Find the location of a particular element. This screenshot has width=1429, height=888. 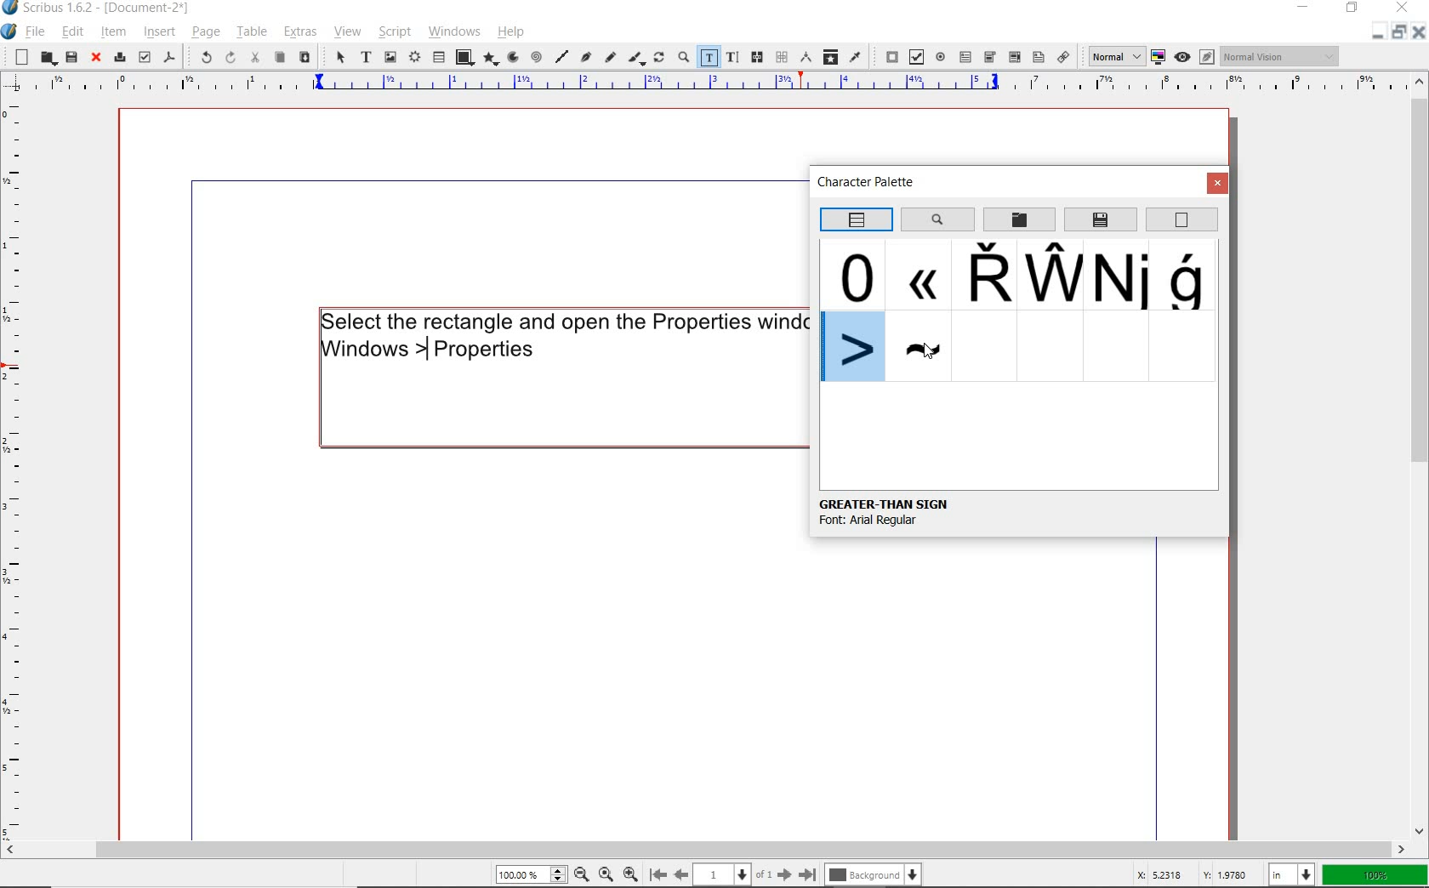

view is located at coordinates (346, 34).